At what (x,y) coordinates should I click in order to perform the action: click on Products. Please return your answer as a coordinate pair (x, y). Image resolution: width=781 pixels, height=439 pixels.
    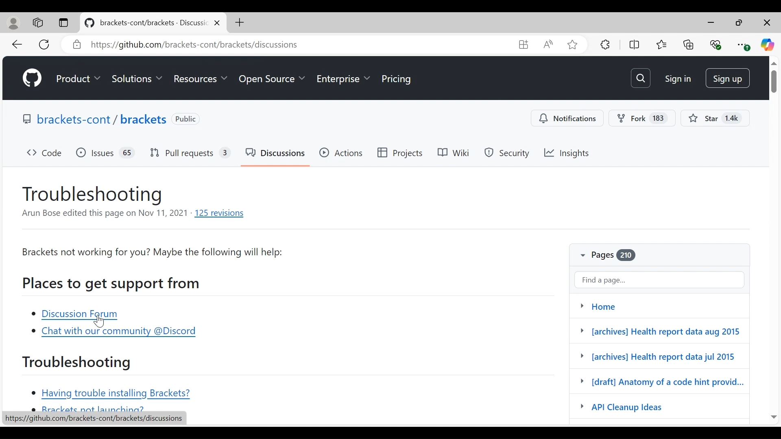
    Looking at the image, I should click on (79, 79).